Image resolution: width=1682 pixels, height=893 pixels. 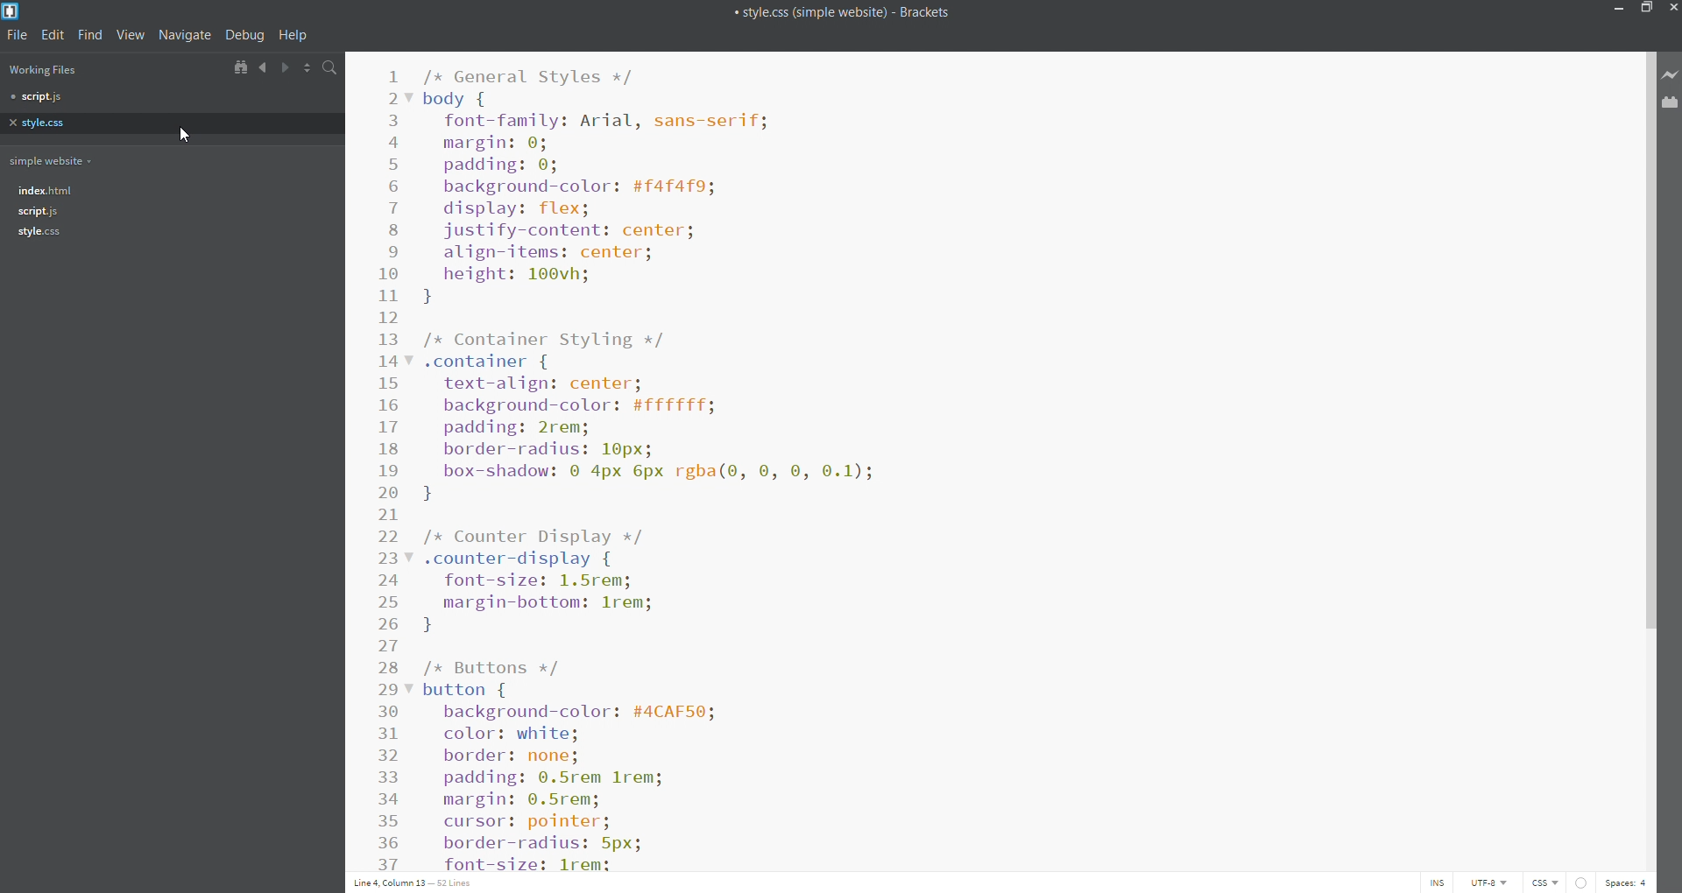 What do you see at coordinates (131, 34) in the screenshot?
I see `view` at bounding box center [131, 34].